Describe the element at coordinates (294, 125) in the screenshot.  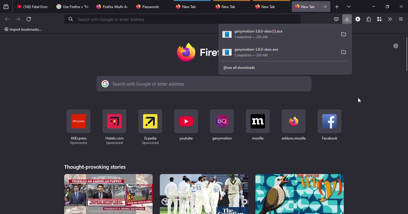
I see `shortcut` at that location.